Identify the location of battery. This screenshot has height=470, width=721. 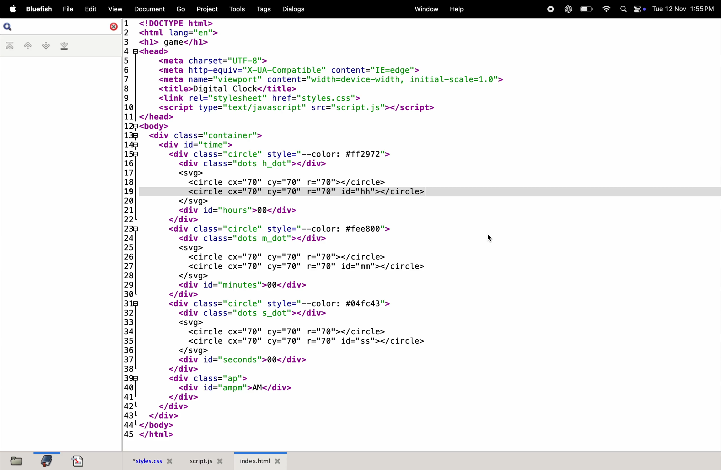
(585, 9).